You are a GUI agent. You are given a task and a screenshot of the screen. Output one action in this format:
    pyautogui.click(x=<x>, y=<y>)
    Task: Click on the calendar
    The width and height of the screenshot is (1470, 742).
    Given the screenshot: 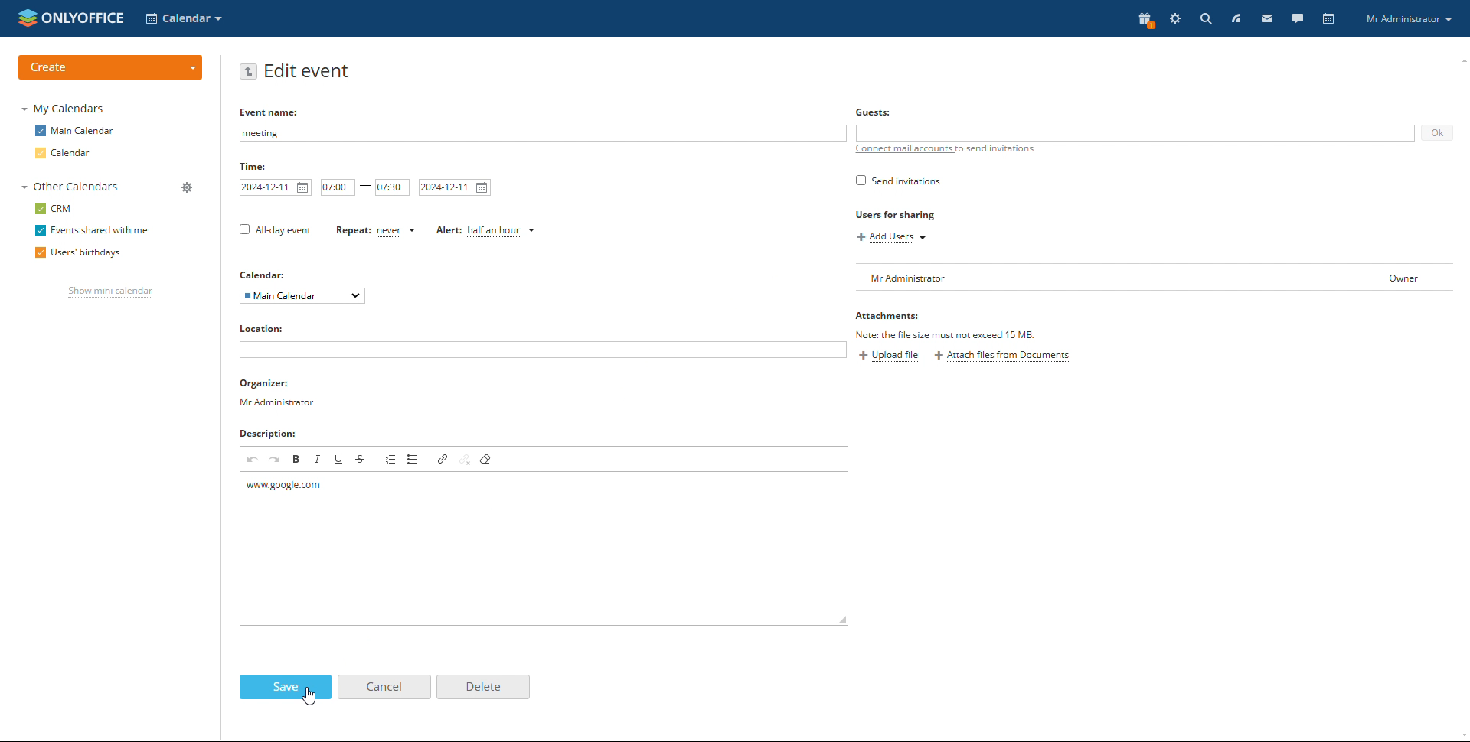 What is the action you would take?
    pyautogui.click(x=62, y=153)
    